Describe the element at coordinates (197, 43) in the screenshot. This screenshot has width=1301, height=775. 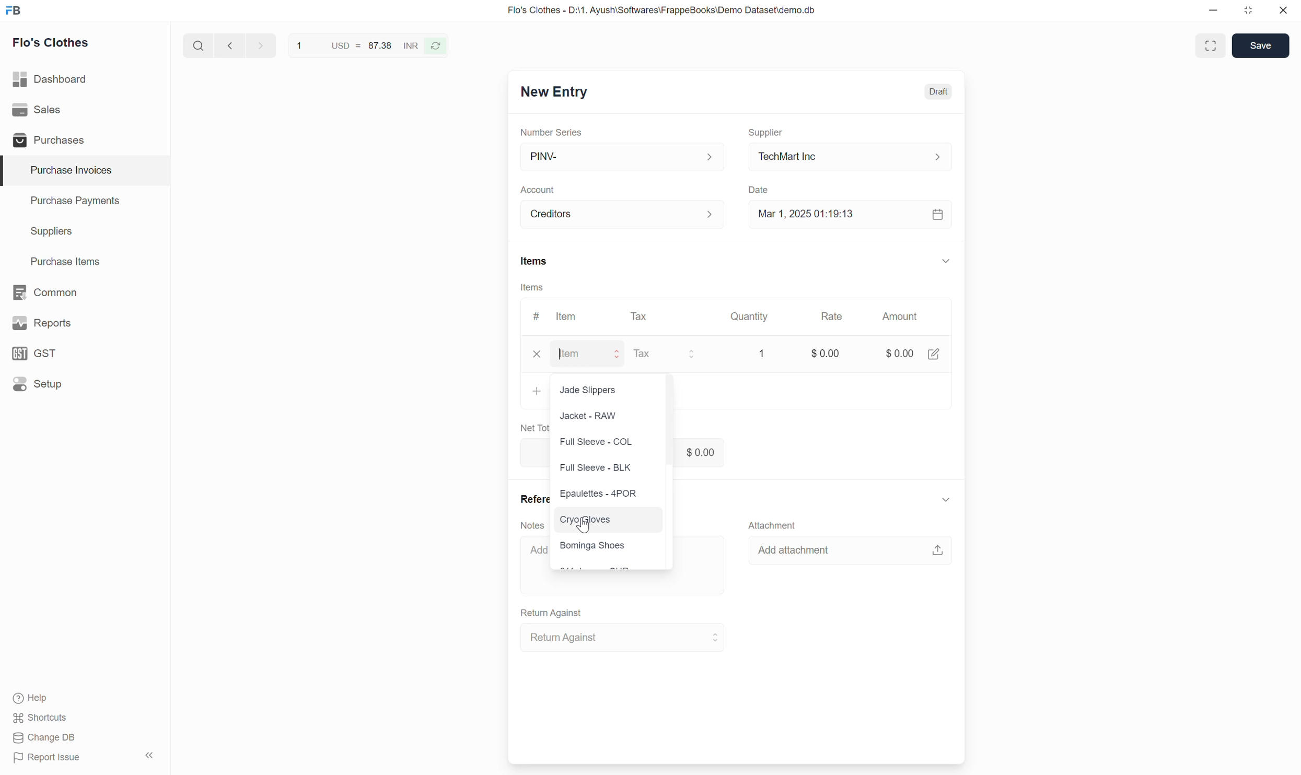
I see `search` at that location.